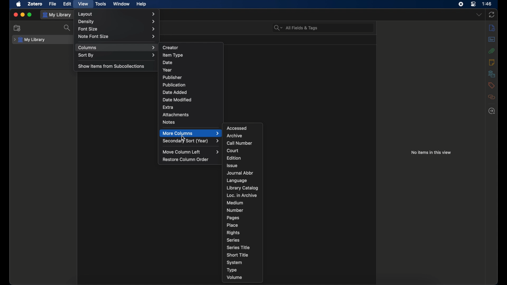  What do you see at coordinates (101, 3) in the screenshot?
I see `tools` at bounding box center [101, 3].